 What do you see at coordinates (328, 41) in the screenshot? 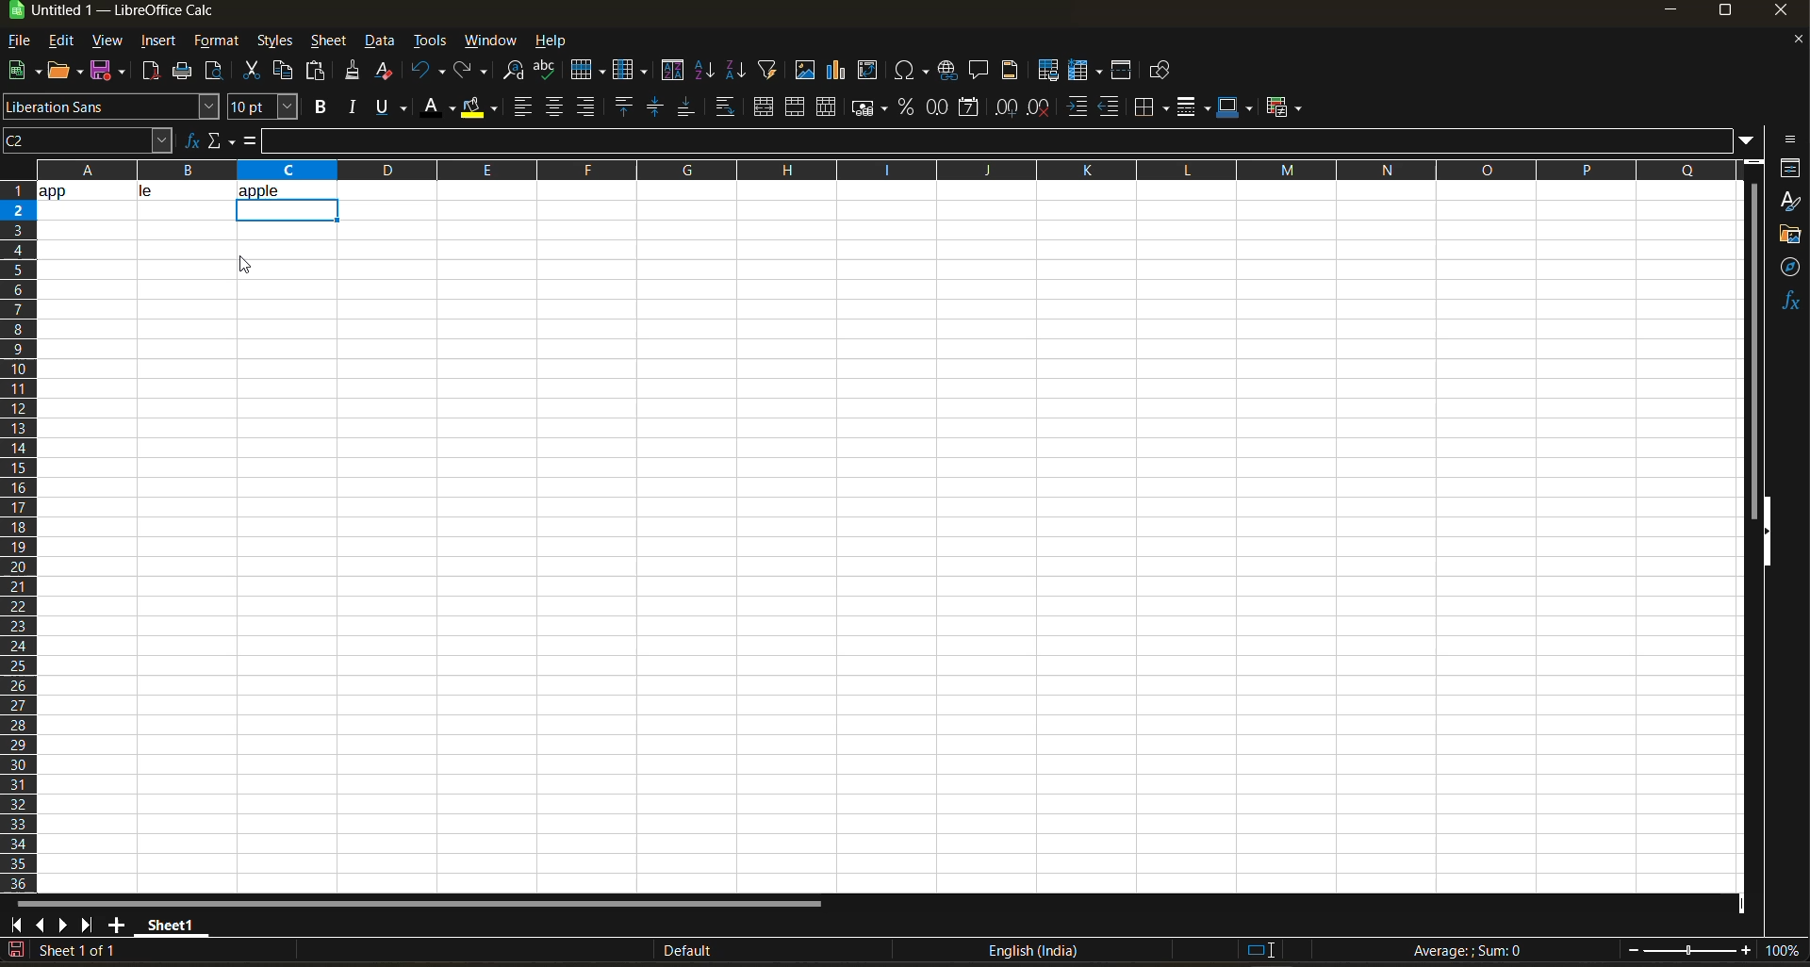
I see `sheet` at bounding box center [328, 41].